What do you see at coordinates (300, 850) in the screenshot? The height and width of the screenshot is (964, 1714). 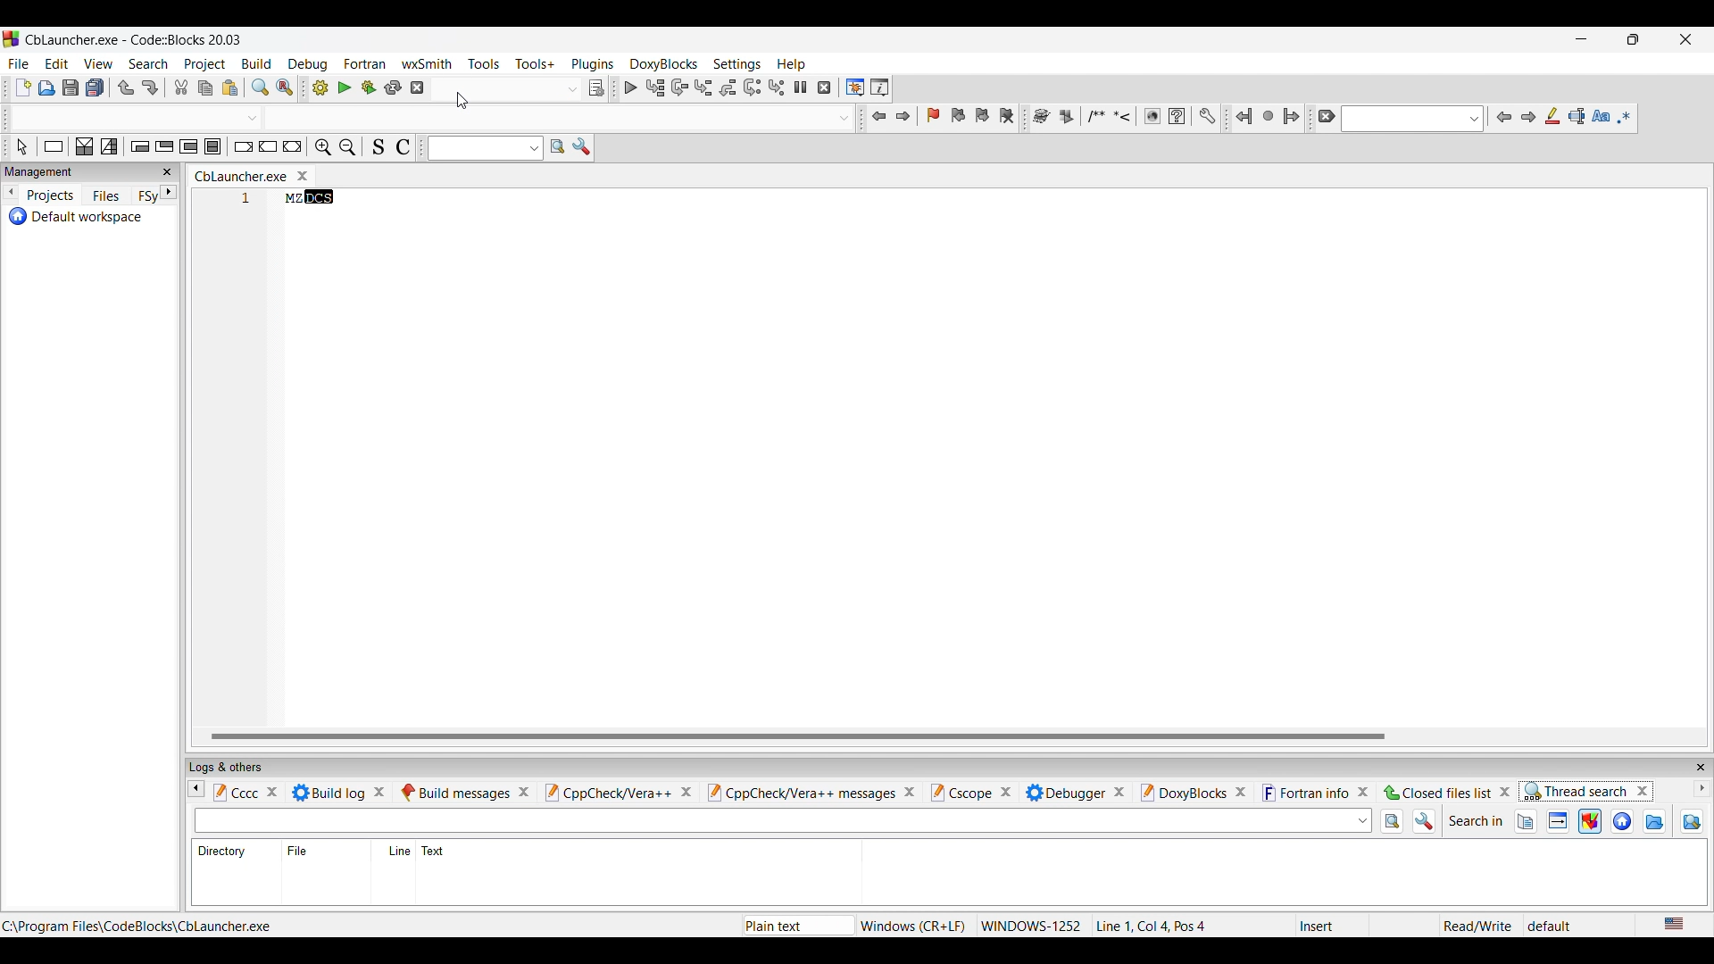 I see `File column` at bounding box center [300, 850].